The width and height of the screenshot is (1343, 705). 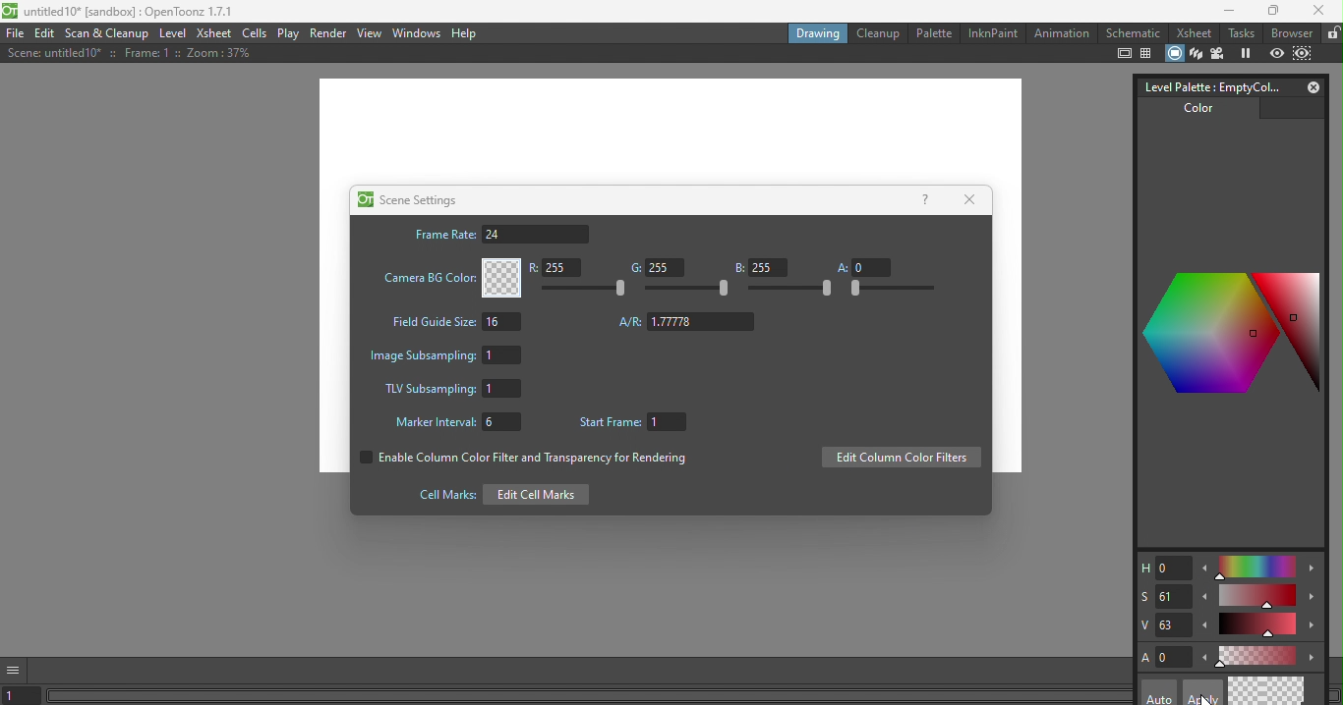 What do you see at coordinates (1313, 601) in the screenshot?
I see `` at bounding box center [1313, 601].